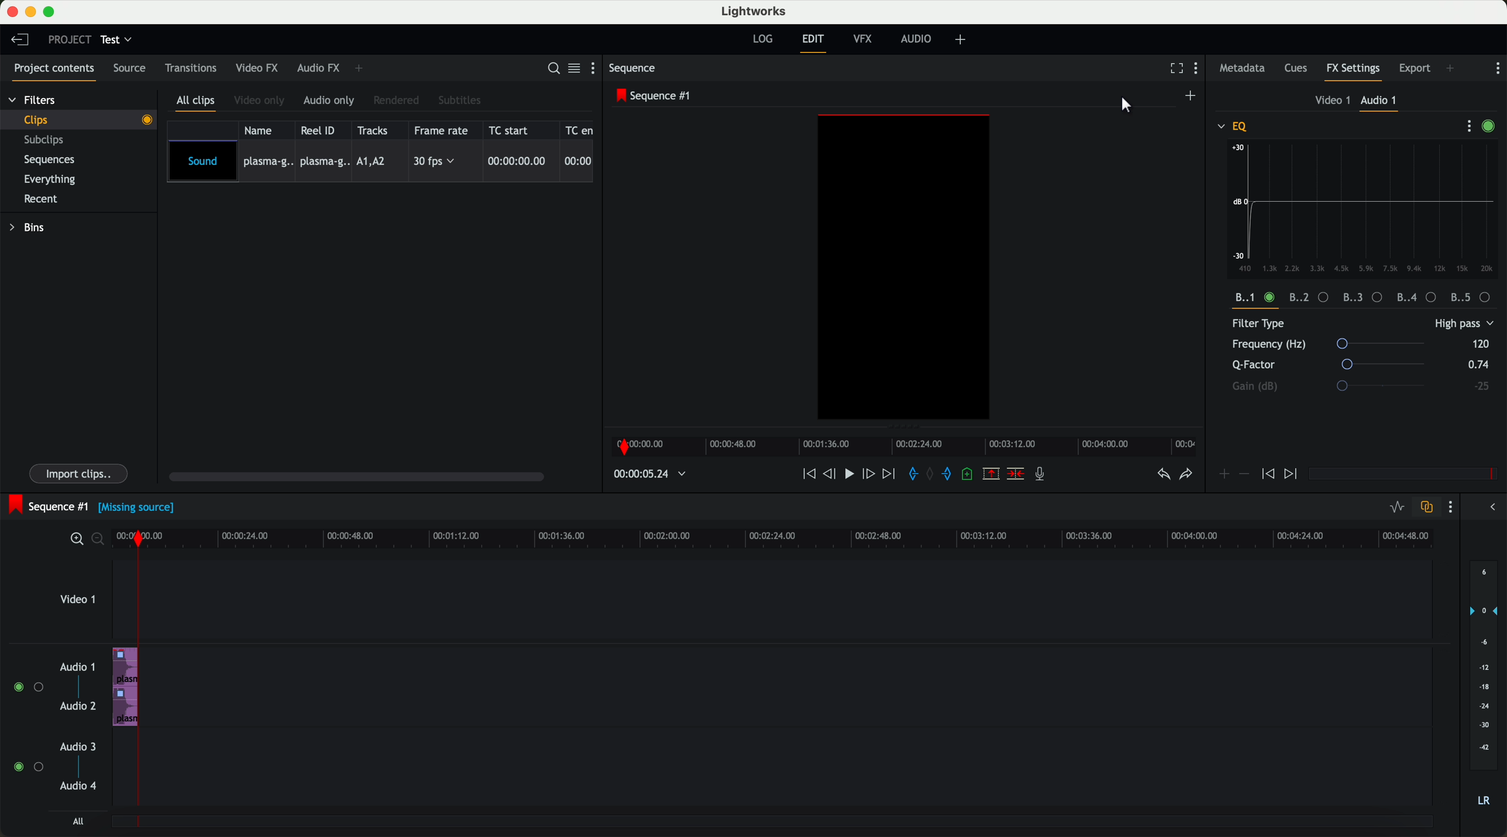 Image resolution: width=1507 pixels, height=837 pixels. I want to click on Filters tab, so click(32, 102).